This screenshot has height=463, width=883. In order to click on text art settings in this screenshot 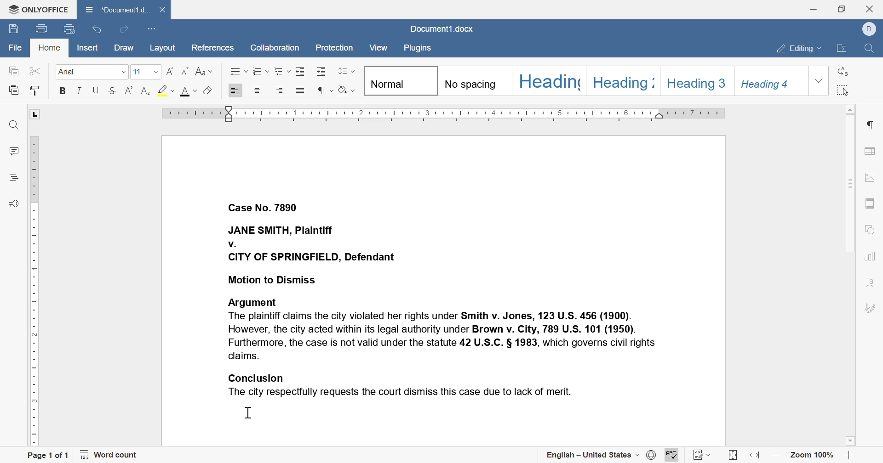, I will do `click(870, 282)`.